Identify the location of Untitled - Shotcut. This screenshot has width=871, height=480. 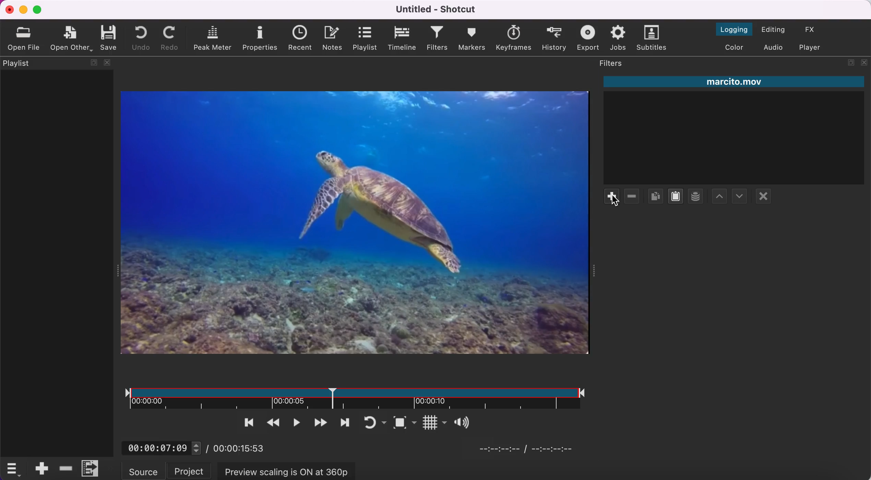
(437, 9).